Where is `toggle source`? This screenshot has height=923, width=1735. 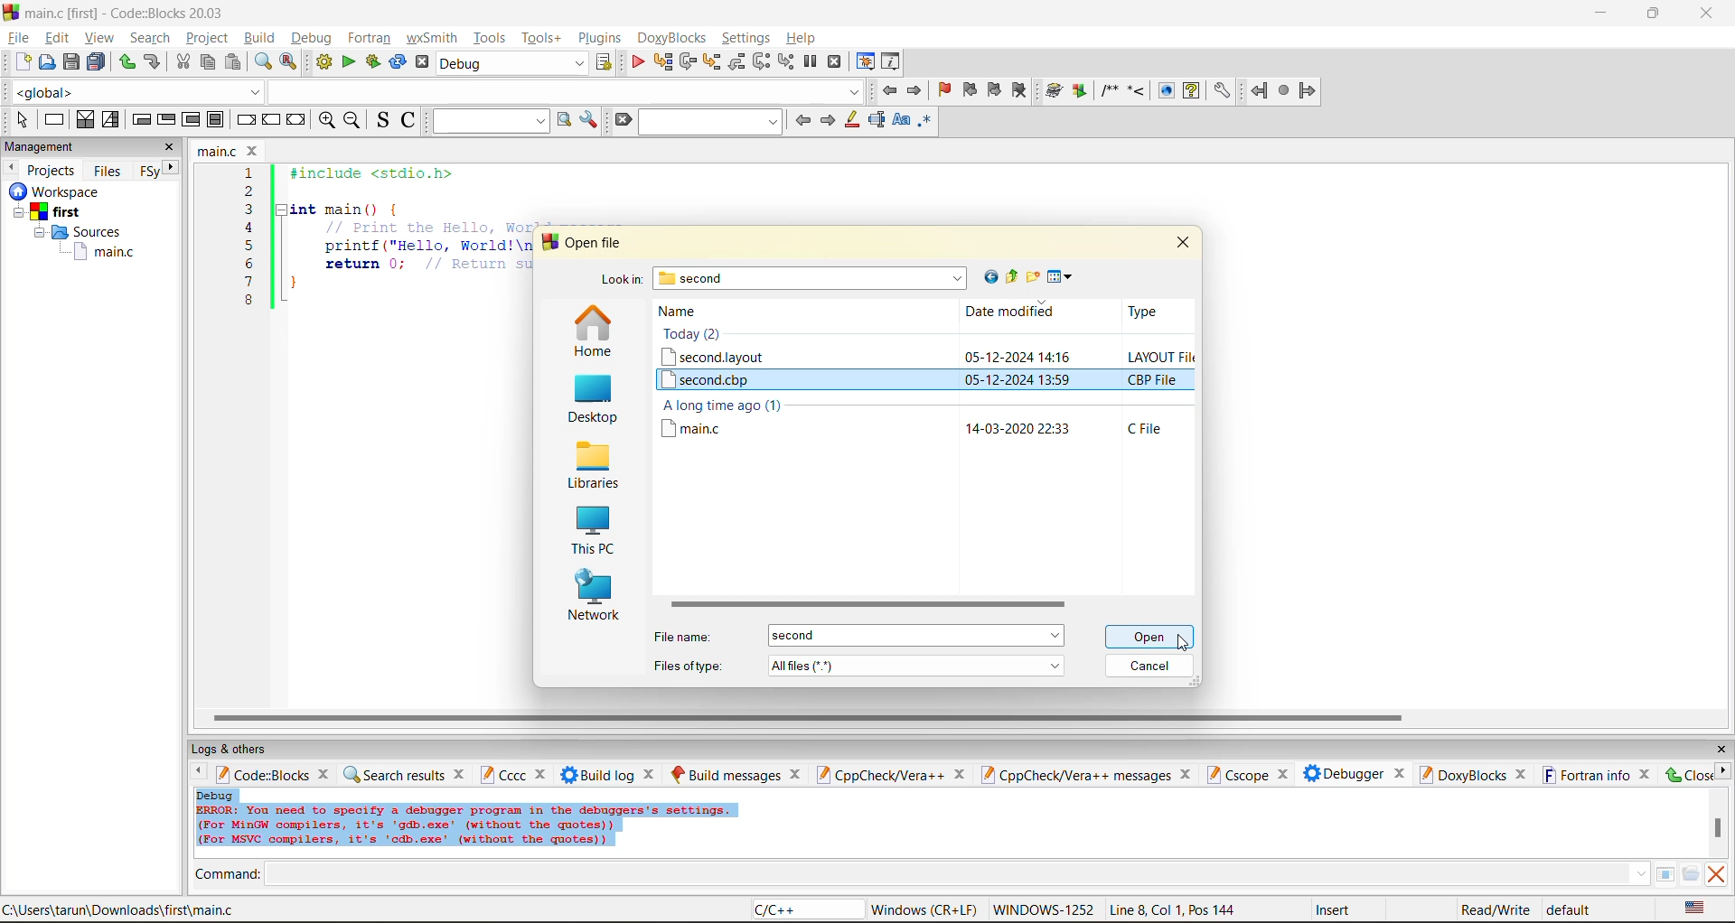 toggle source is located at coordinates (384, 119).